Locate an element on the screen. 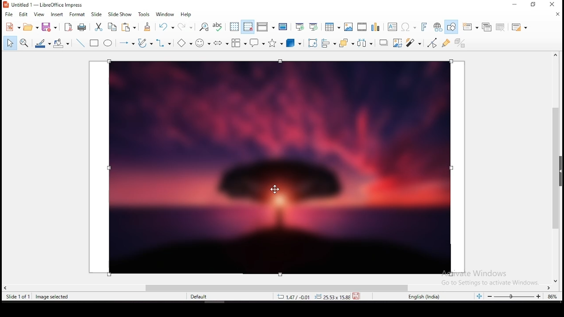 The height and width of the screenshot is (317, 564). undo is located at coordinates (167, 27).